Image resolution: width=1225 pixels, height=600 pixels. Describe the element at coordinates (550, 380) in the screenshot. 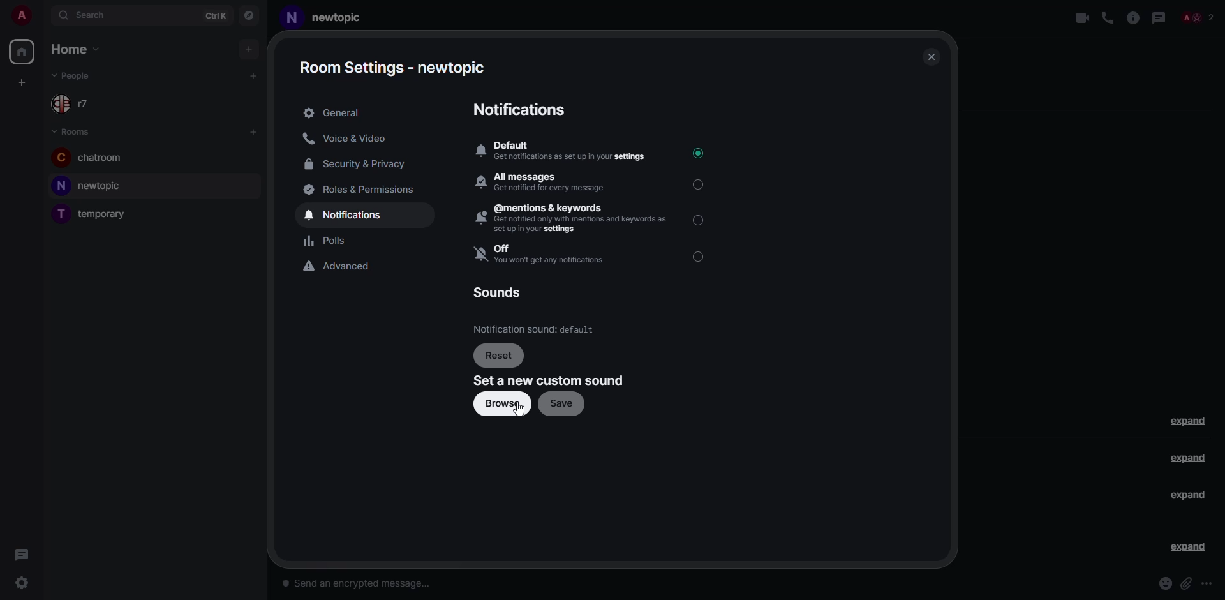

I see `set a new custom sound` at that location.